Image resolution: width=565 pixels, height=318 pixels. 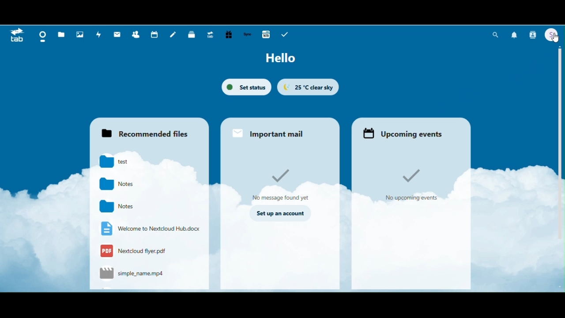 I want to click on Cursor, so click(x=555, y=36).